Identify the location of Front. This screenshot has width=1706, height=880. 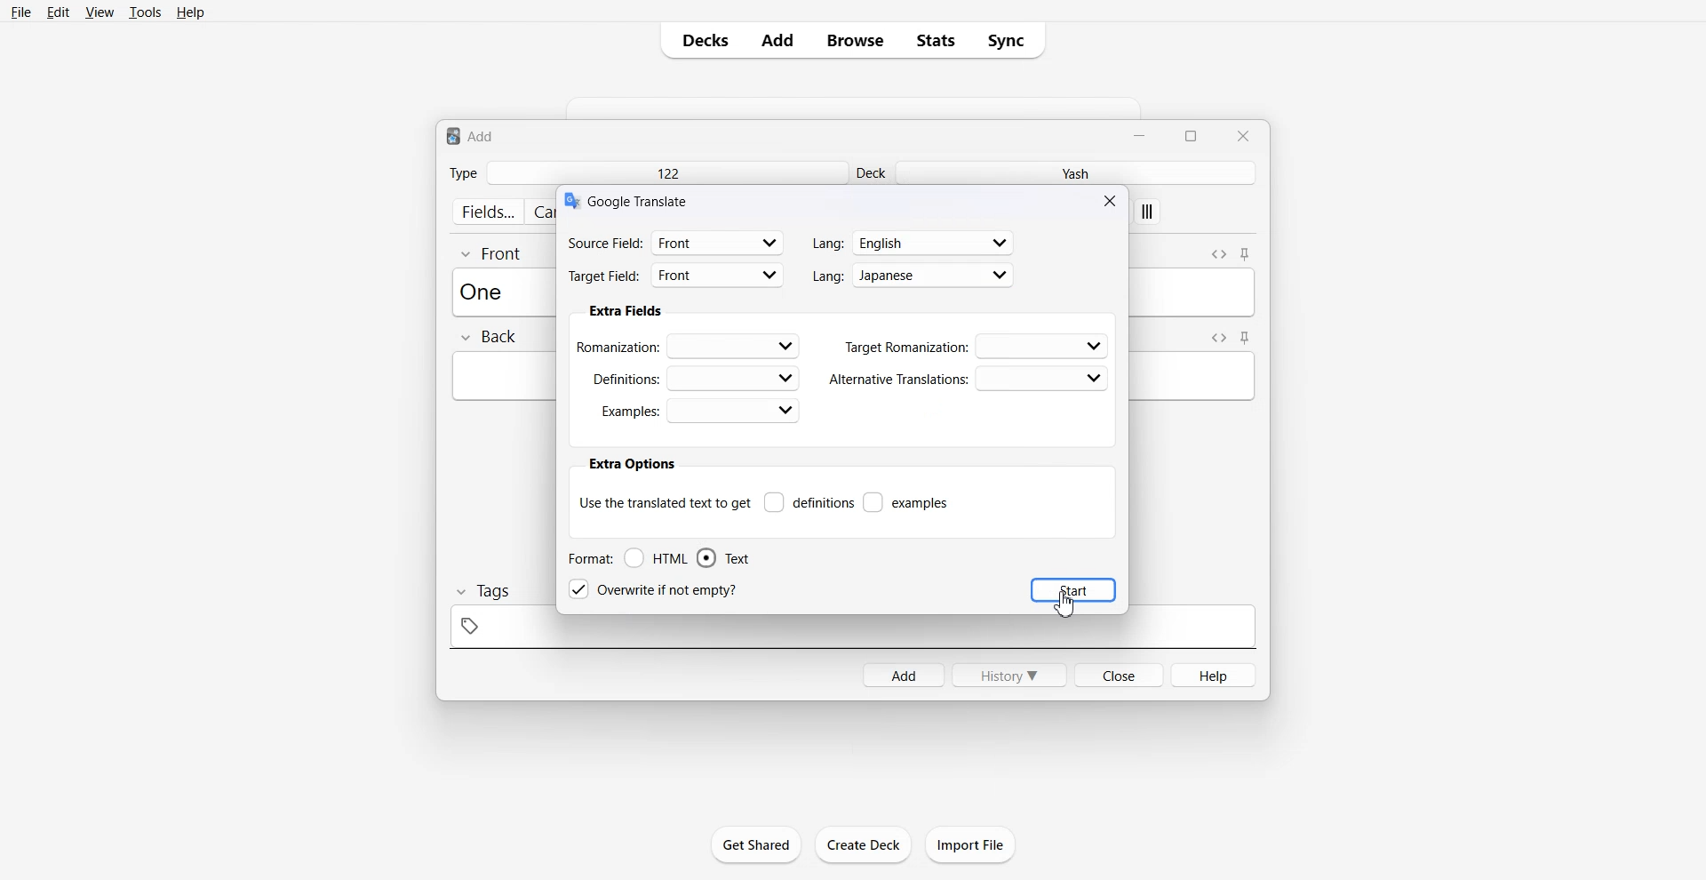
(492, 252).